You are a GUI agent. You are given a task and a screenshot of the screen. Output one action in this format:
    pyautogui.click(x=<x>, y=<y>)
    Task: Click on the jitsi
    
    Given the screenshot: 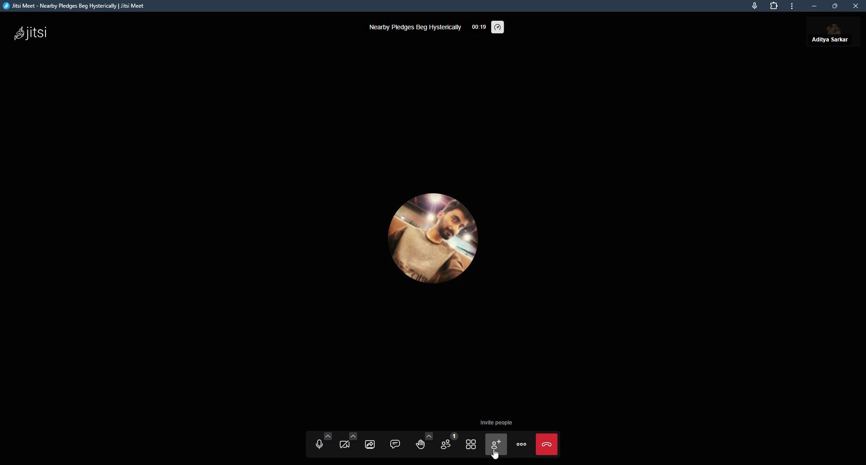 What is the action you would take?
    pyautogui.click(x=74, y=7)
    